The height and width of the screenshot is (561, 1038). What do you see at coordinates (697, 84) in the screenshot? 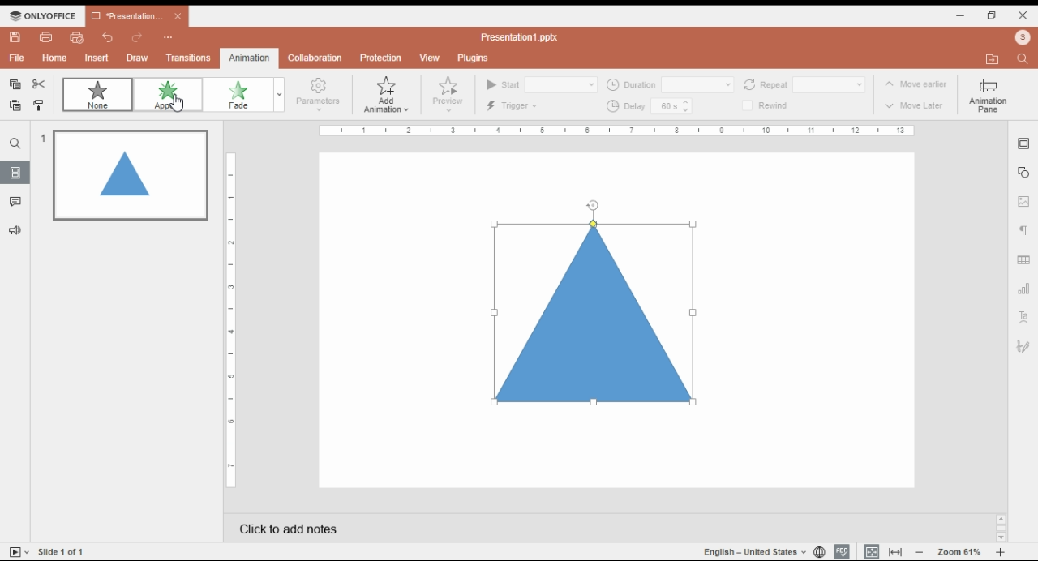
I see `duration ` at bounding box center [697, 84].